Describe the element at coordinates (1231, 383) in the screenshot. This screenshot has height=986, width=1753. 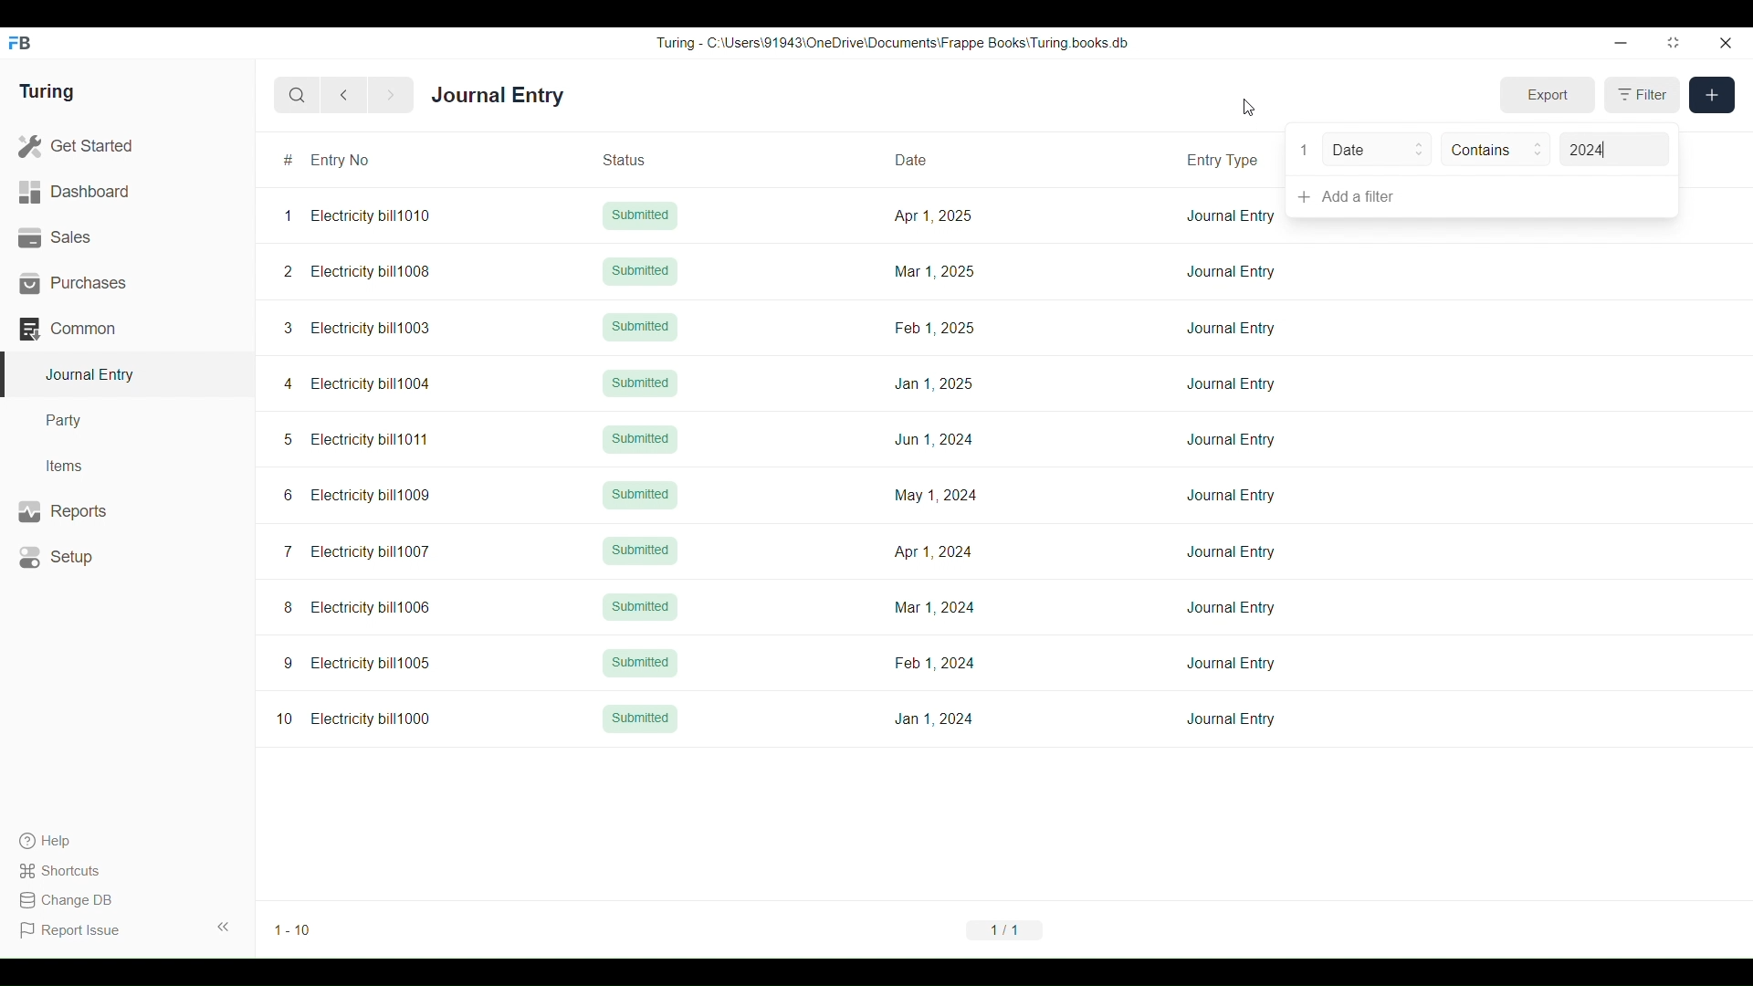
I see `Journal Entry` at that location.